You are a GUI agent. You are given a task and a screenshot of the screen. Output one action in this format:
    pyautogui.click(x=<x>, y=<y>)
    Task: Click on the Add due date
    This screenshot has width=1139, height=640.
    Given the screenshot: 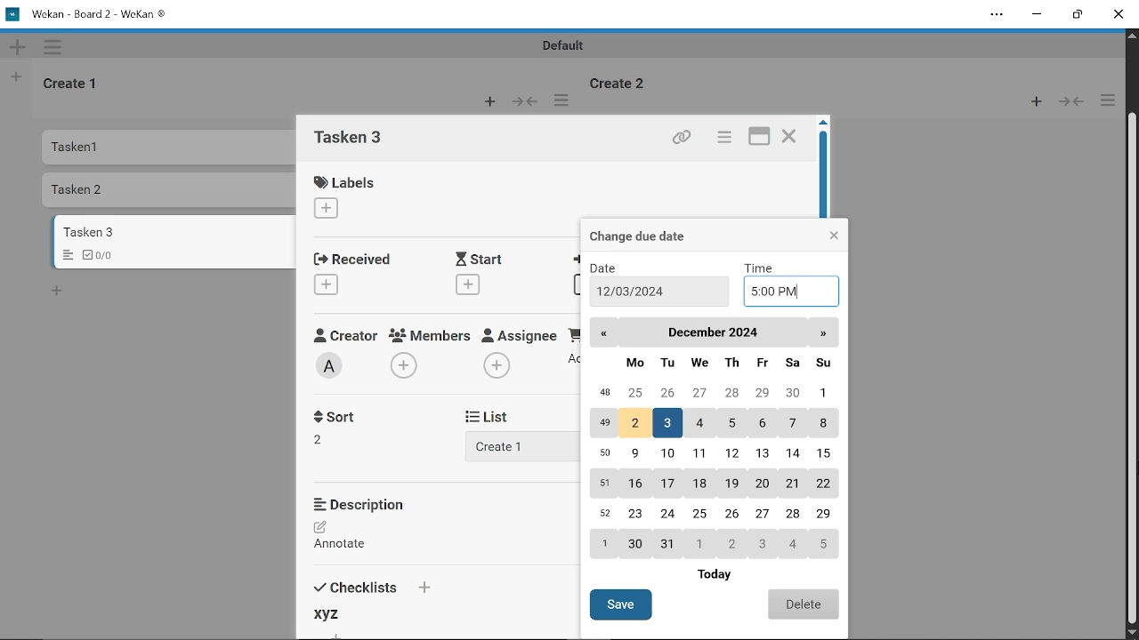 What is the action you would take?
    pyautogui.click(x=578, y=285)
    